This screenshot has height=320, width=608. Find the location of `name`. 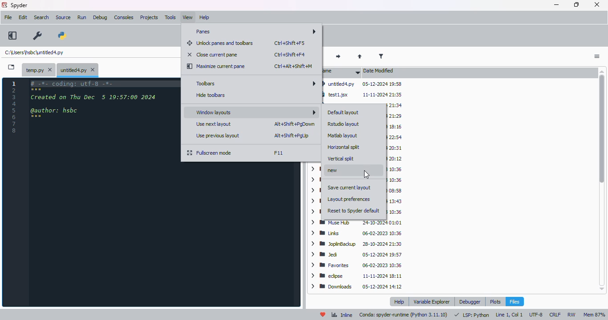

name is located at coordinates (341, 72).